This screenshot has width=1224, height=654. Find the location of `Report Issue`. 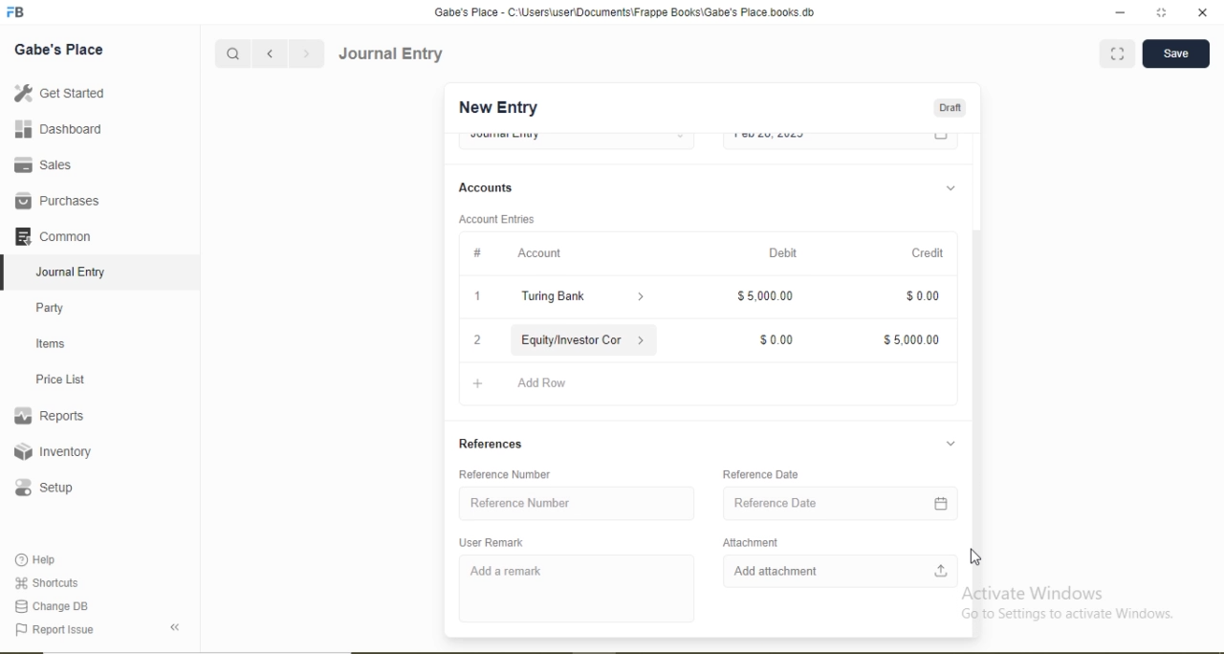

Report Issue is located at coordinates (54, 630).